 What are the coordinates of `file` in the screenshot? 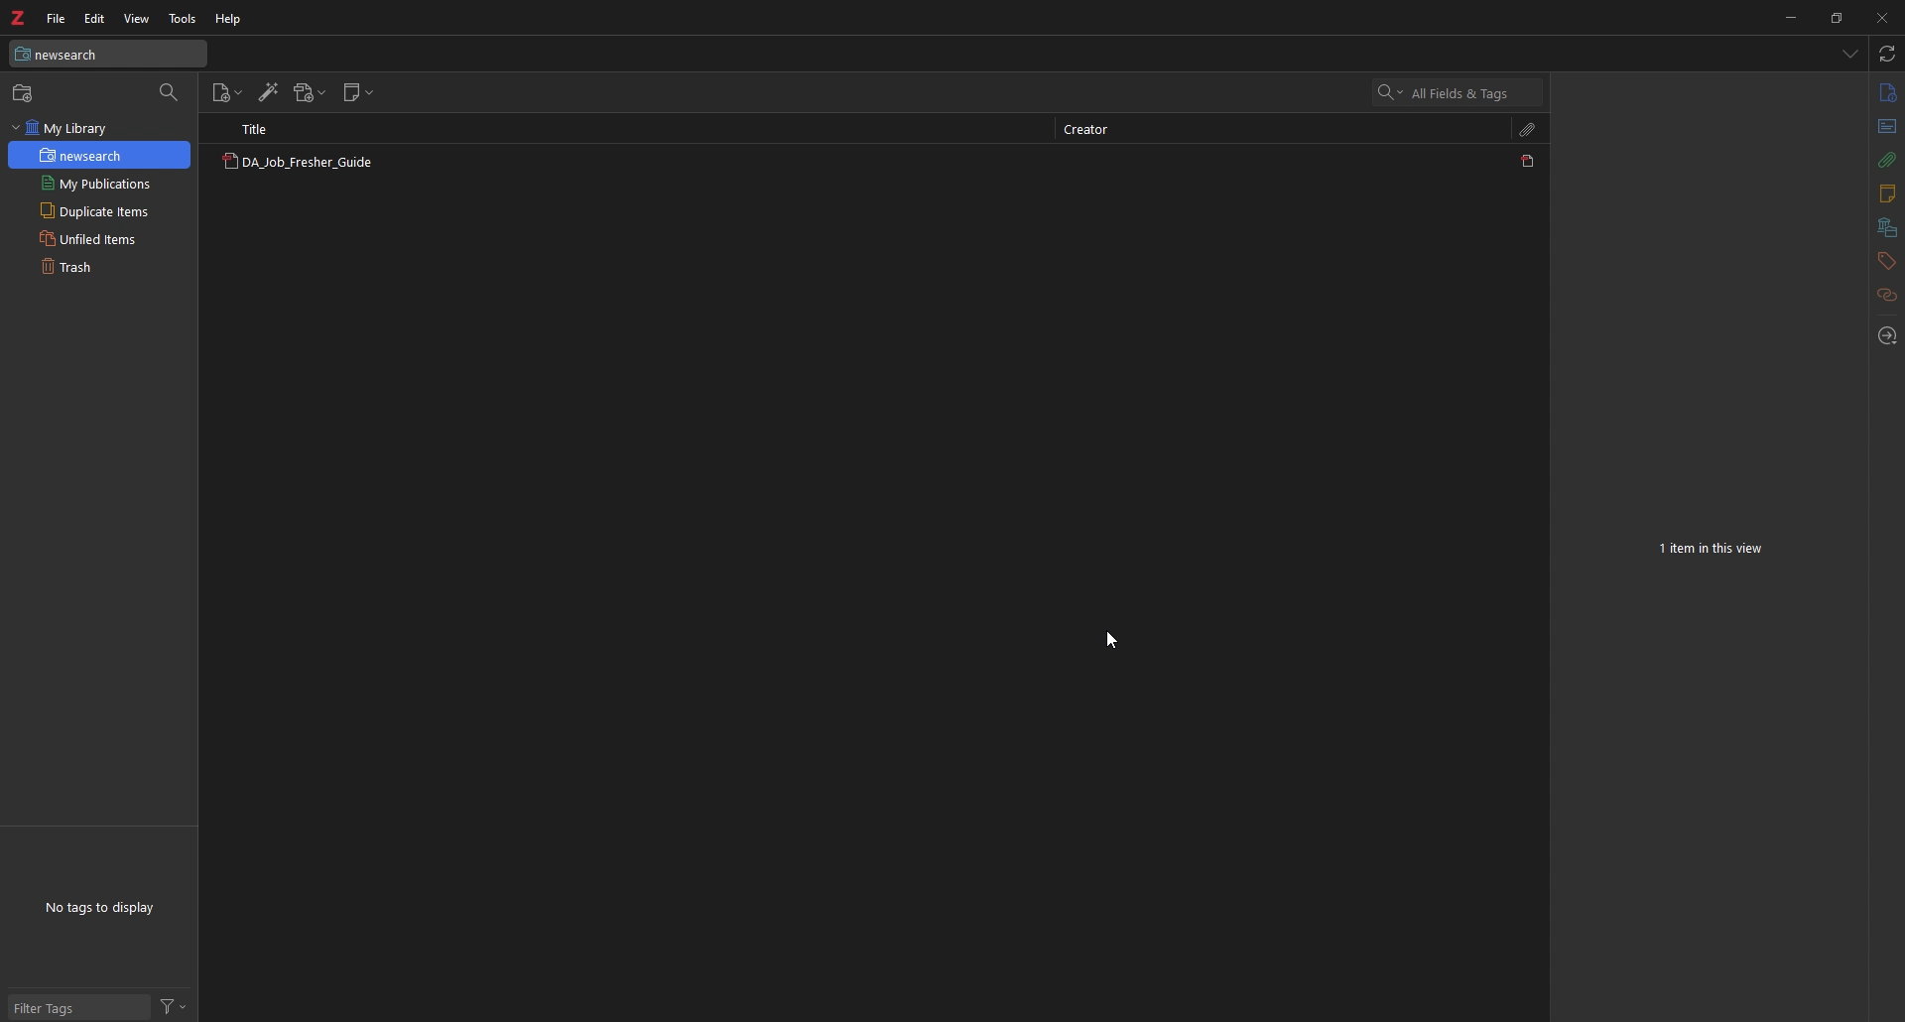 It's located at (59, 18).